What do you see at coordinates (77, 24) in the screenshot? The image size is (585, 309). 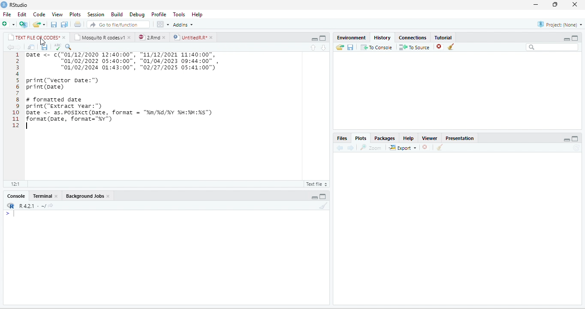 I see `print` at bounding box center [77, 24].